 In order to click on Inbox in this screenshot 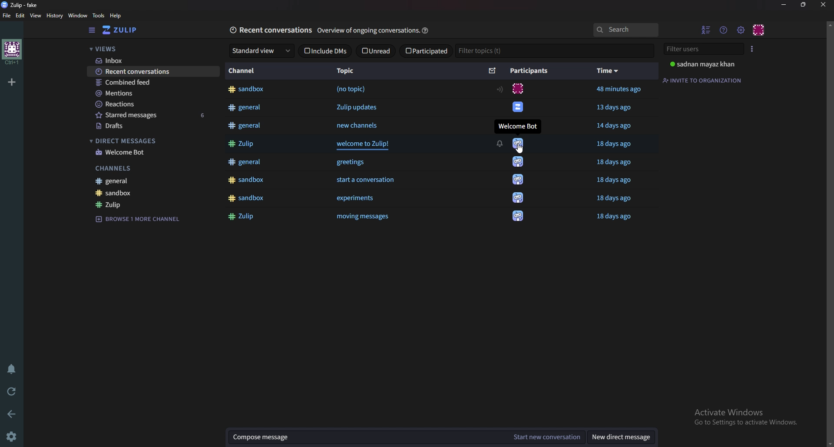, I will do `click(149, 60)`.